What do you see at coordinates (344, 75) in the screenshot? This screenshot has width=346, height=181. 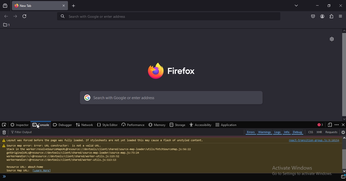 I see `scroll bar` at bounding box center [344, 75].